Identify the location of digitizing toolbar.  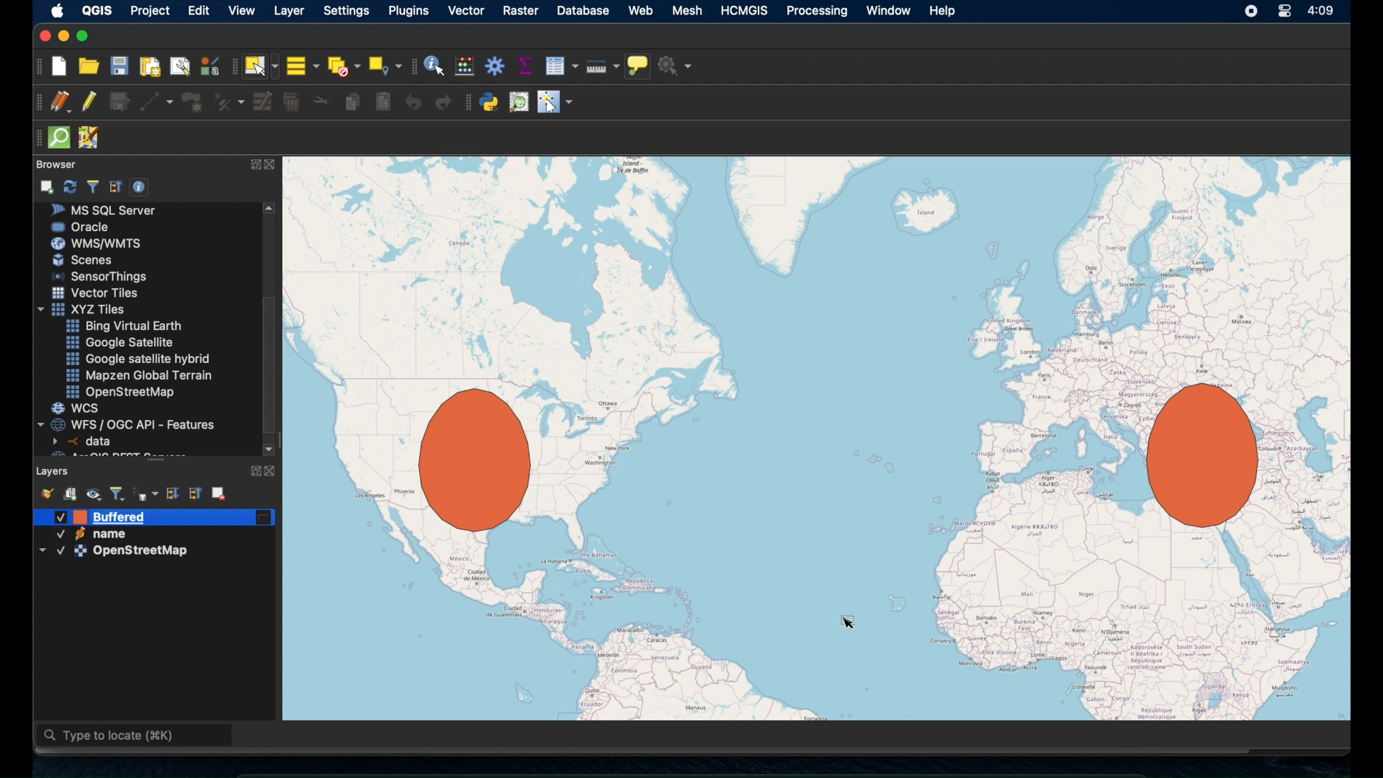
(34, 103).